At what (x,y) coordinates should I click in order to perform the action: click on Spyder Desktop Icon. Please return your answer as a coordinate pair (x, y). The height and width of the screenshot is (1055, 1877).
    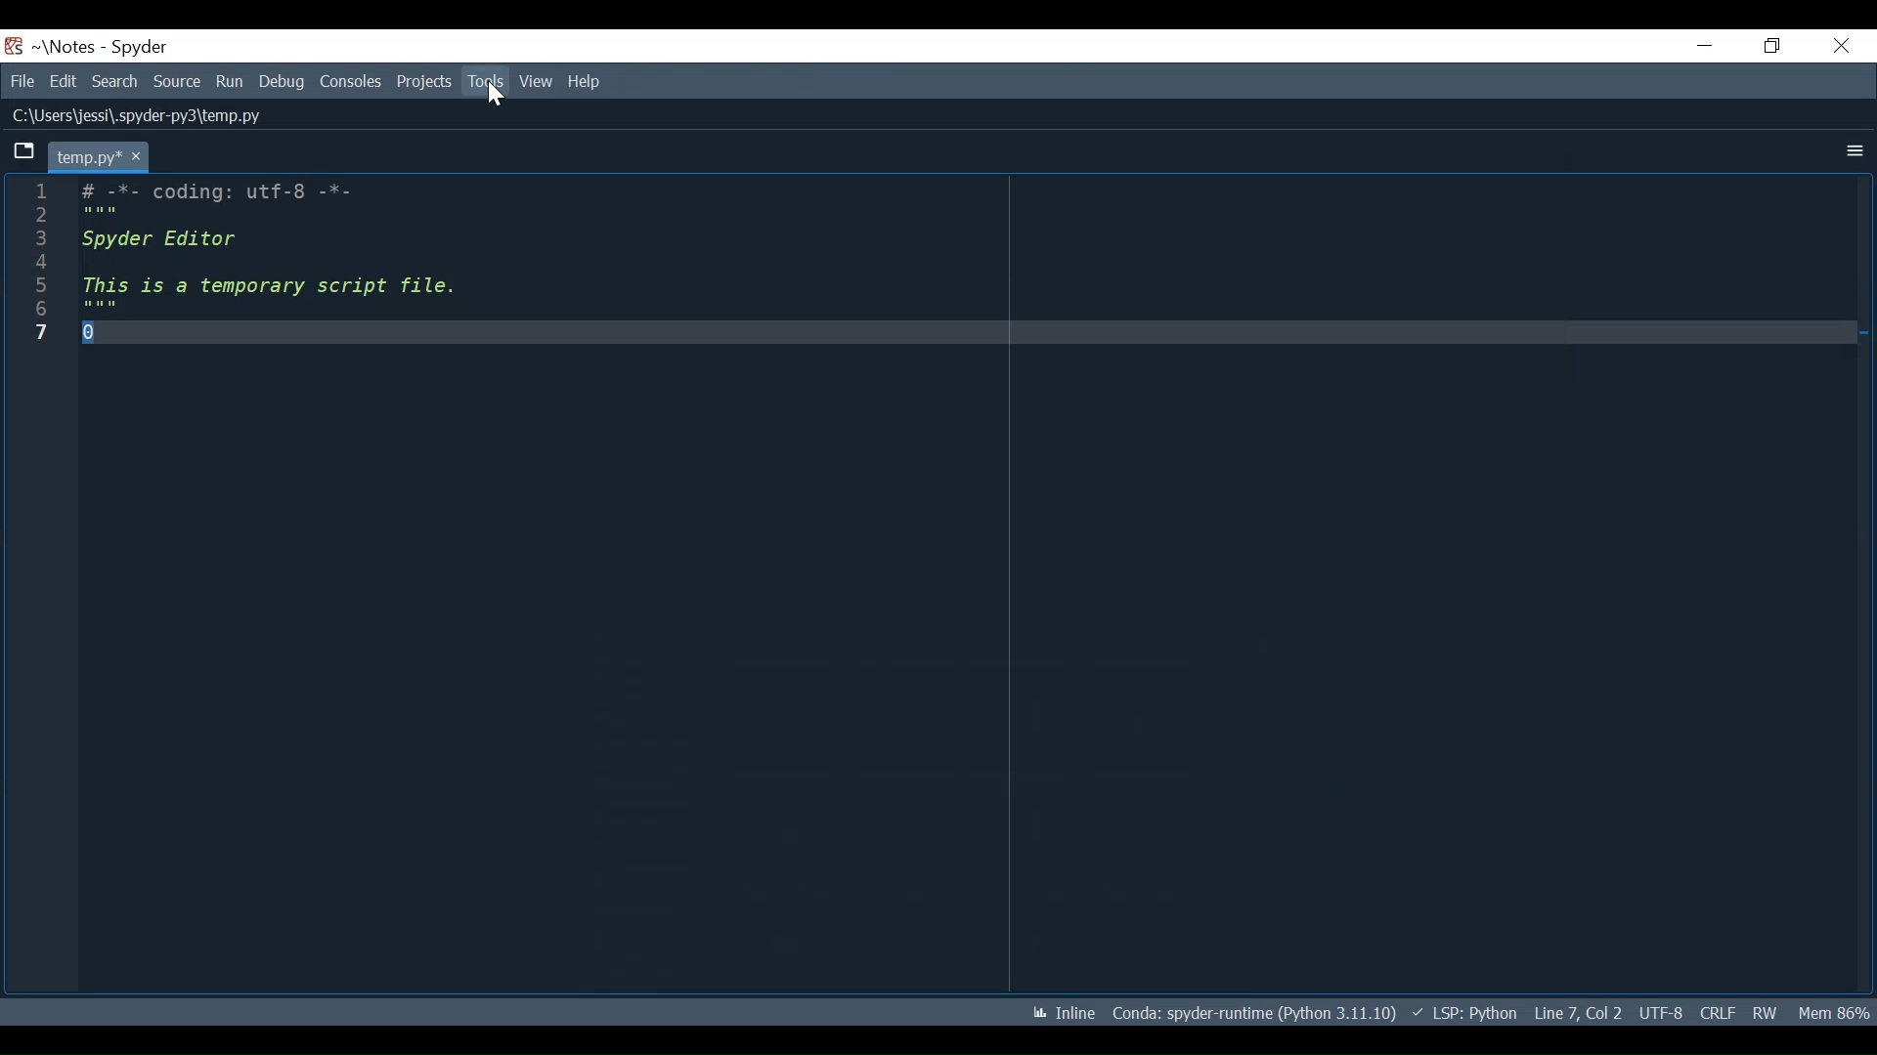
    Looking at the image, I should click on (14, 47).